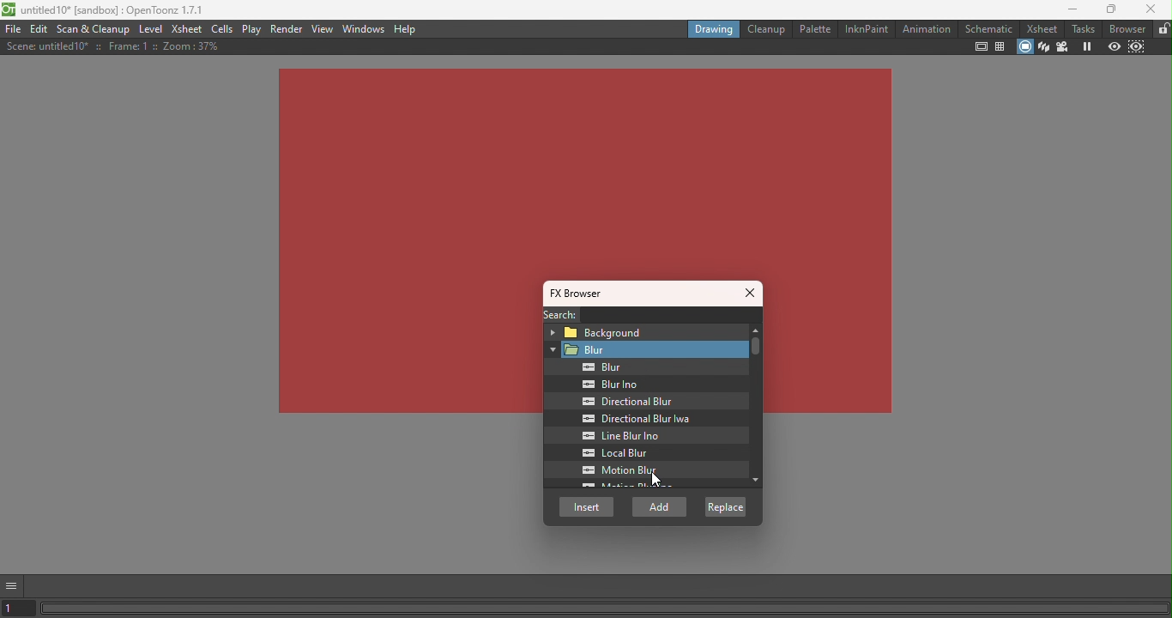  What do you see at coordinates (626, 436) in the screenshot?
I see `Line blur Ino` at bounding box center [626, 436].